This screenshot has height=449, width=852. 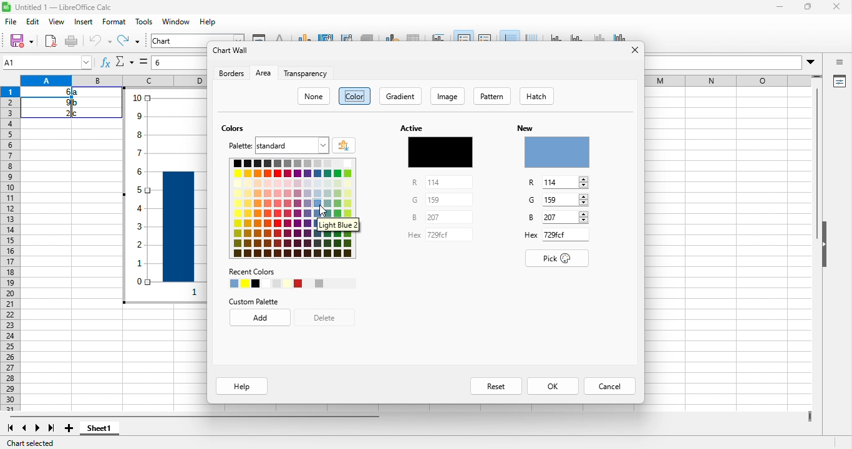 What do you see at coordinates (495, 385) in the screenshot?
I see `reset` at bounding box center [495, 385].